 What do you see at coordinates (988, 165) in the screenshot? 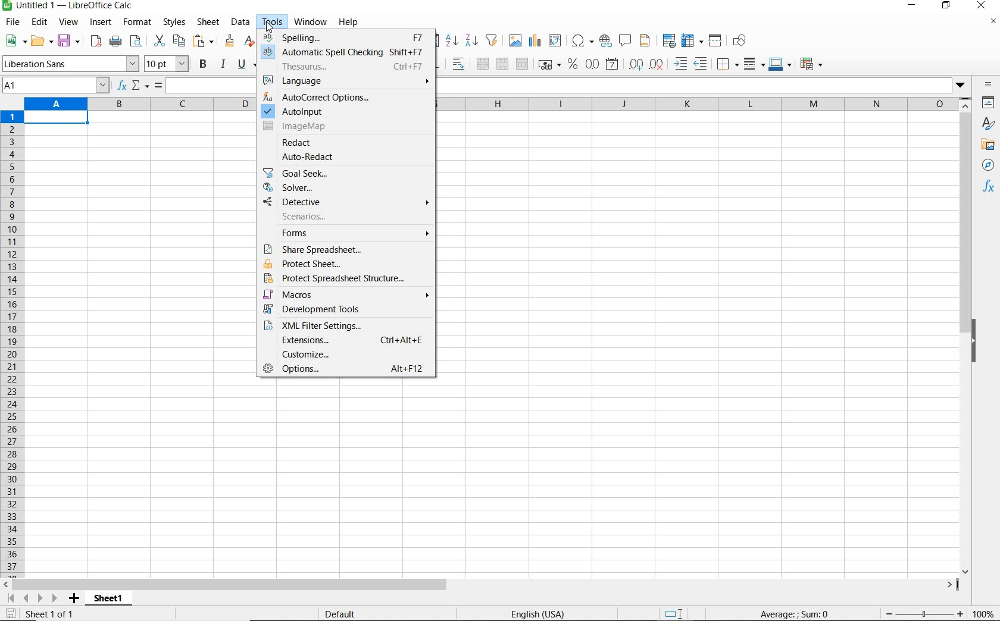
I see `NAVIGATOR` at bounding box center [988, 165].